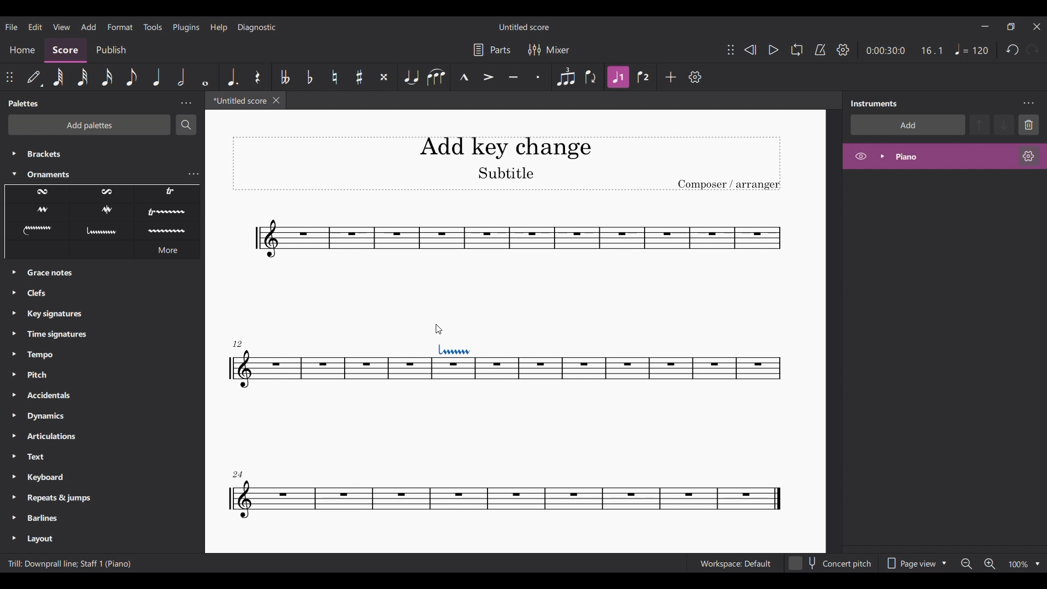 The width and height of the screenshot is (1047, 589). What do you see at coordinates (730, 50) in the screenshot?
I see `Change position of toolbar attached` at bounding box center [730, 50].